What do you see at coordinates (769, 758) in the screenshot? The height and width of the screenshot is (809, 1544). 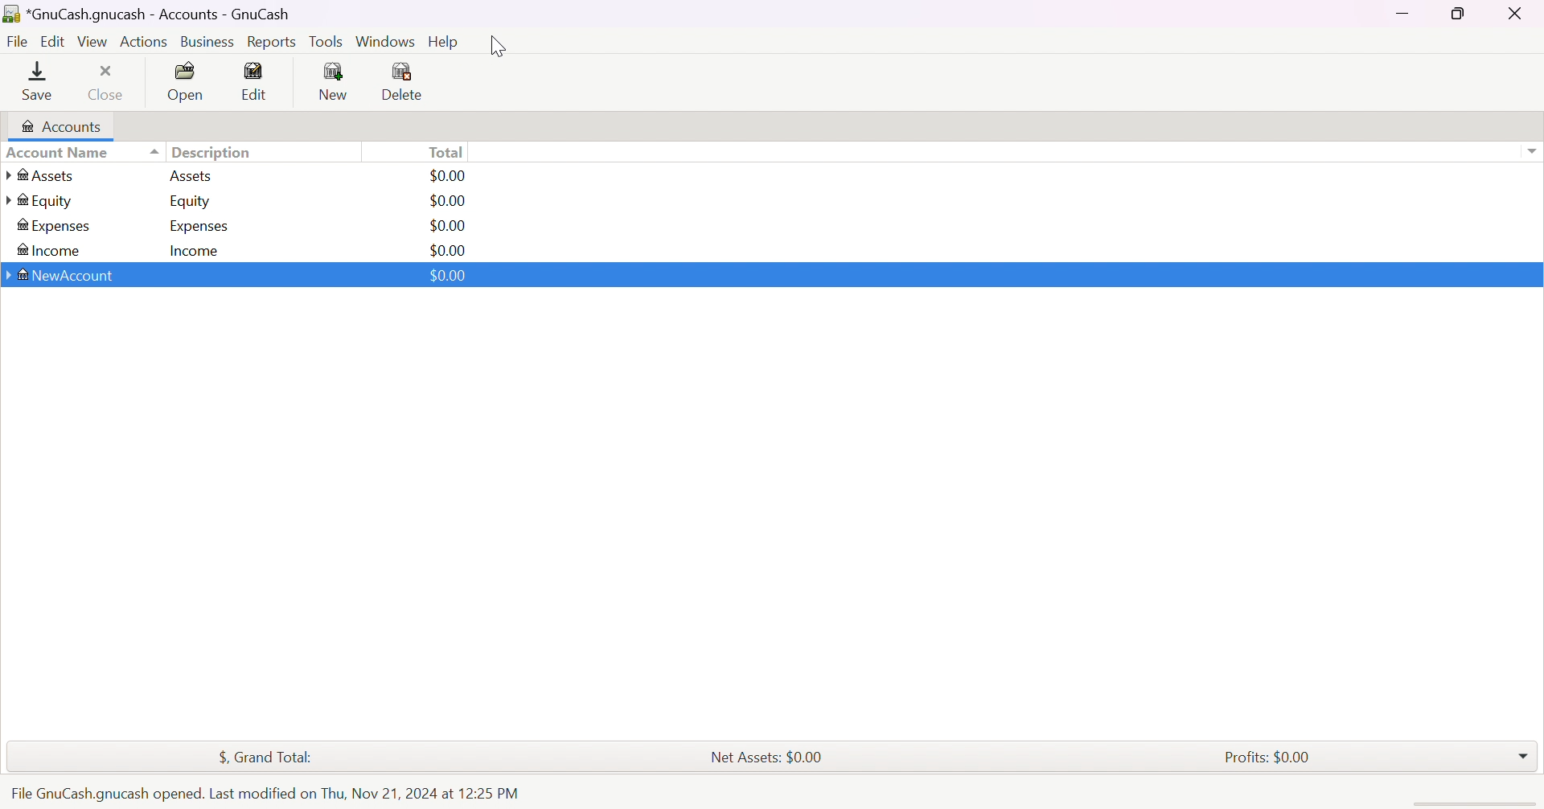 I see `Net Assets: $0.00` at bounding box center [769, 758].